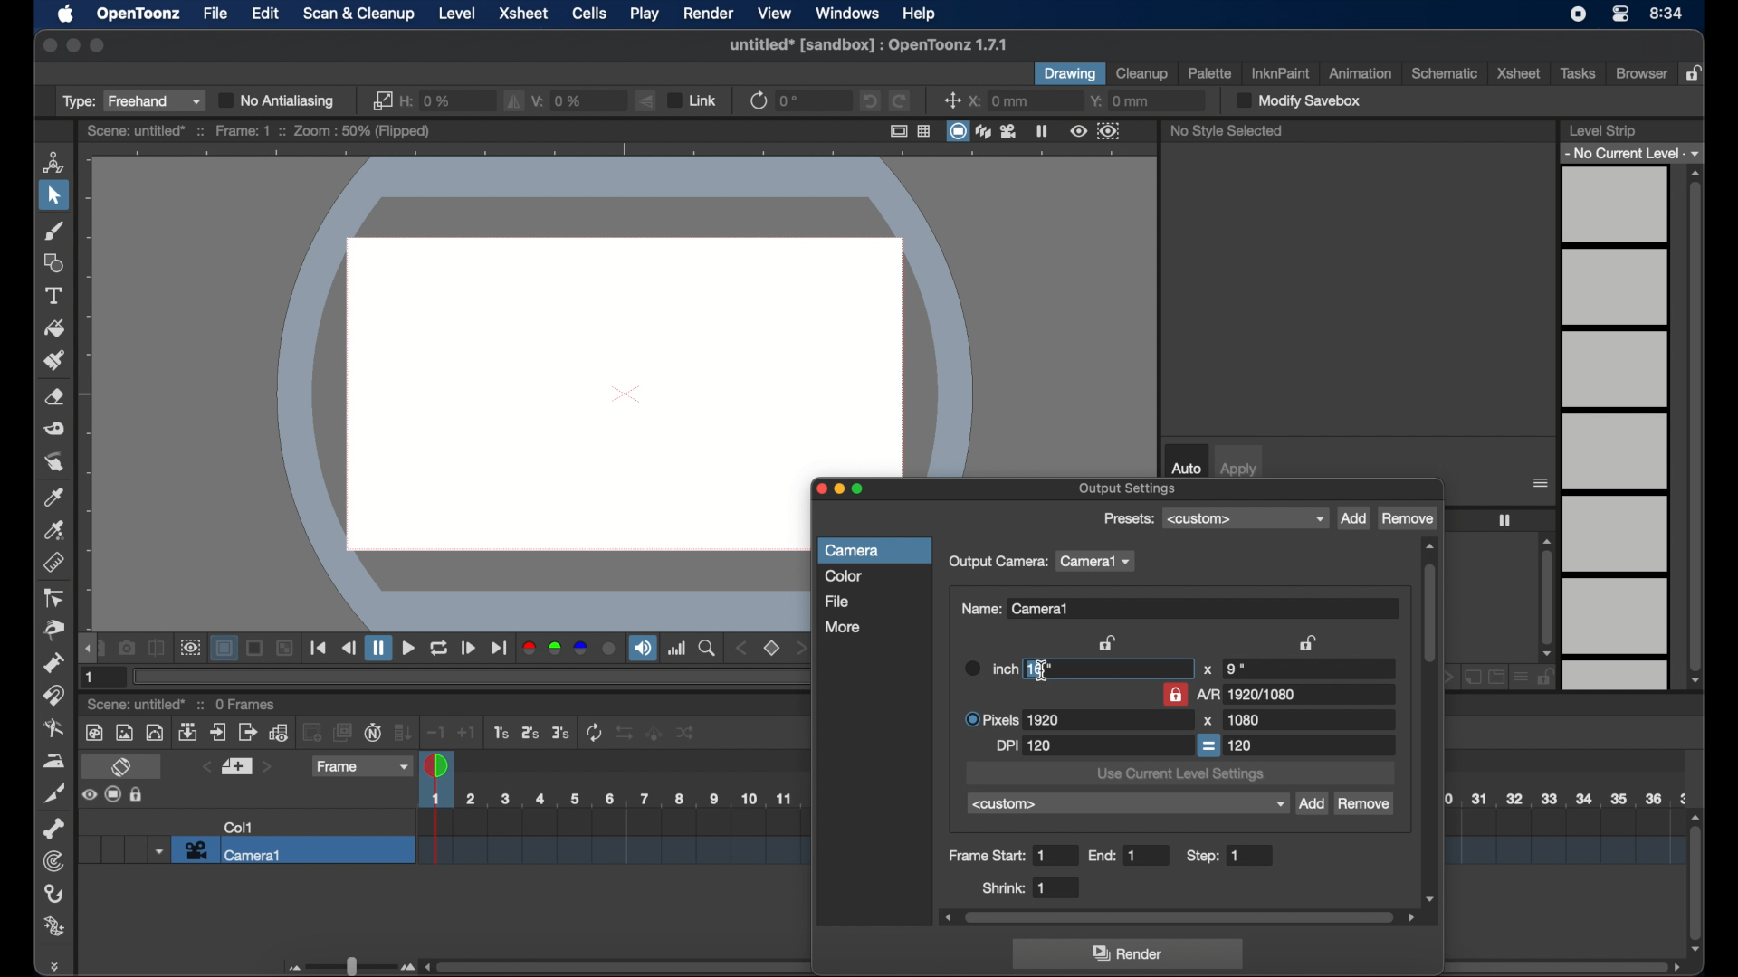 Image resolution: width=1738 pixels, height=977 pixels. What do you see at coordinates (1131, 954) in the screenshot?
I see `render` at bounding box center [1131, 954].